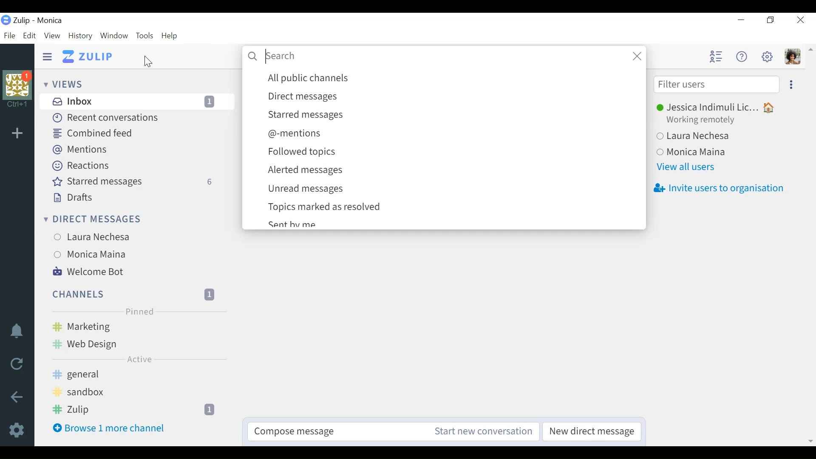  What do you see at coordinates (139, 312) in the screenshot?
I see `Pinned` at bounding box center [139, 312].